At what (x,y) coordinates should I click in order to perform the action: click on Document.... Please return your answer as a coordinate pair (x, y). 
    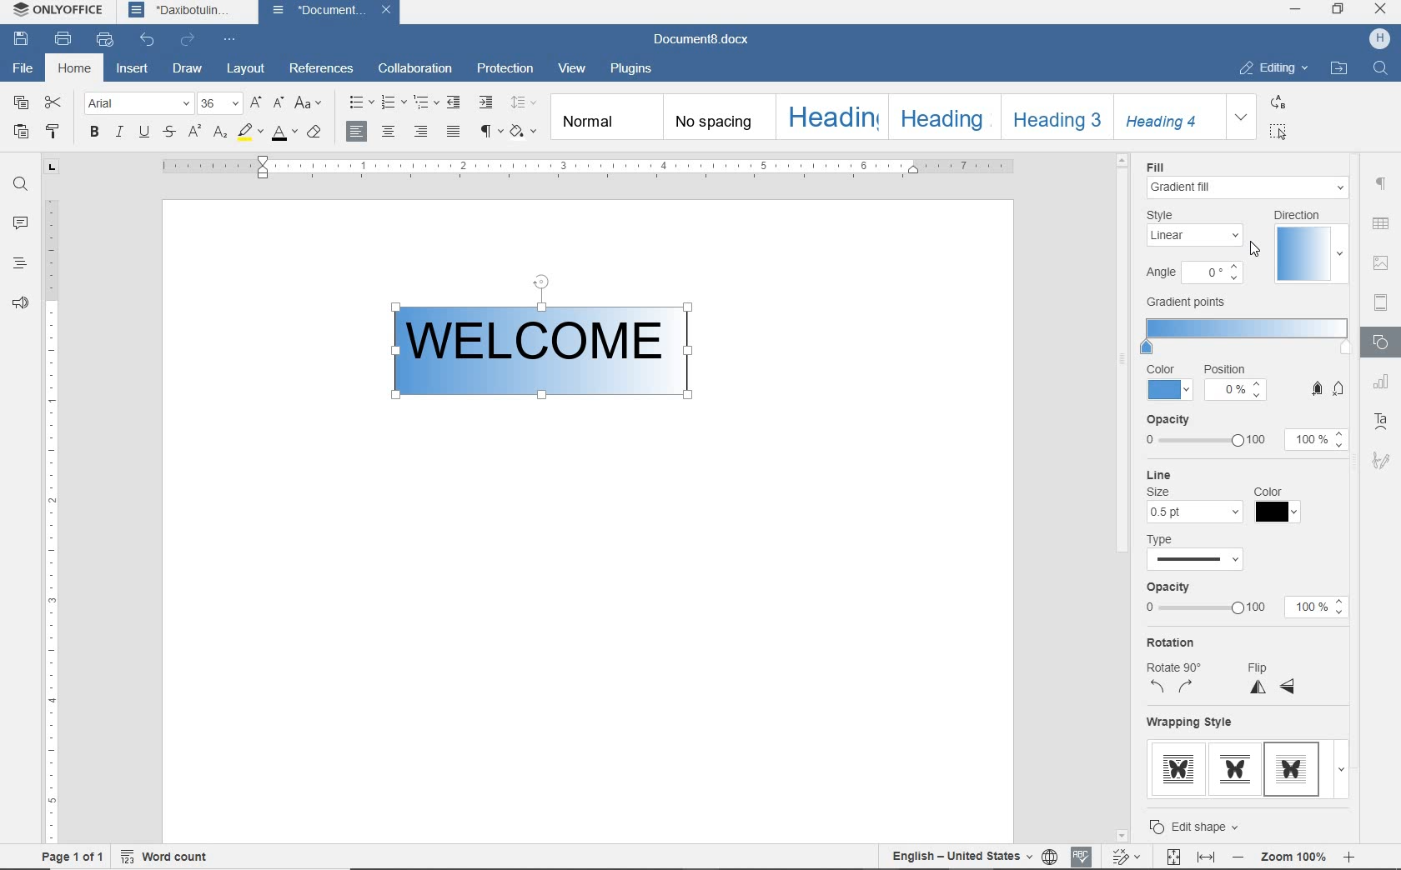
    Looking at the image, I should click on (319, 11).